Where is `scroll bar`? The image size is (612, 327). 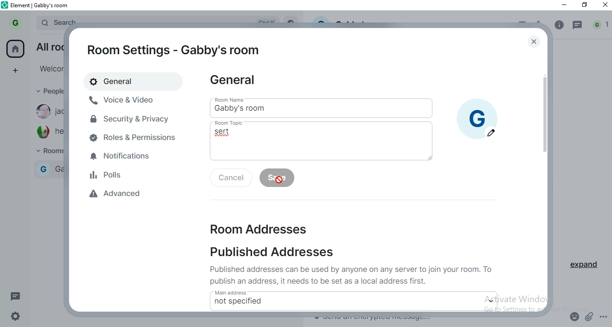
scroll bar is located at coordinates (544, 128).